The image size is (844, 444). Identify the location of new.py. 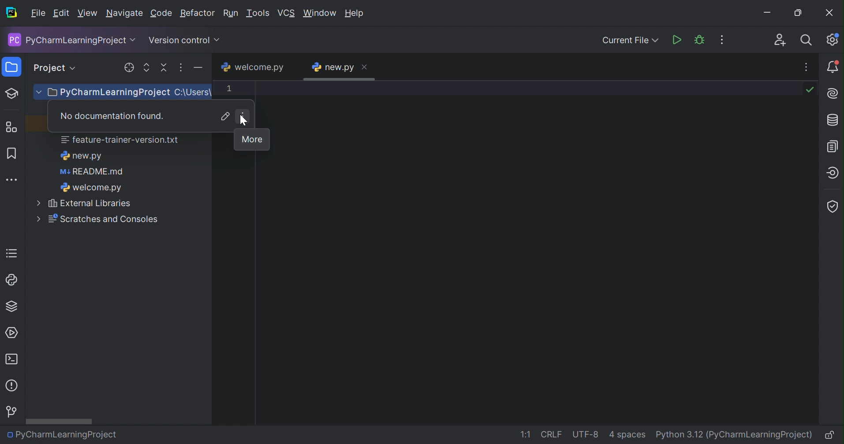
(81, 156).